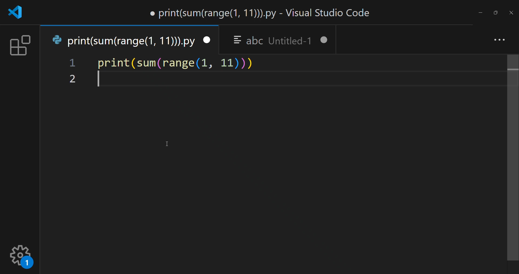 The image size is (519, 274). I want to click on abc Untitled-1, so click(272, 40).